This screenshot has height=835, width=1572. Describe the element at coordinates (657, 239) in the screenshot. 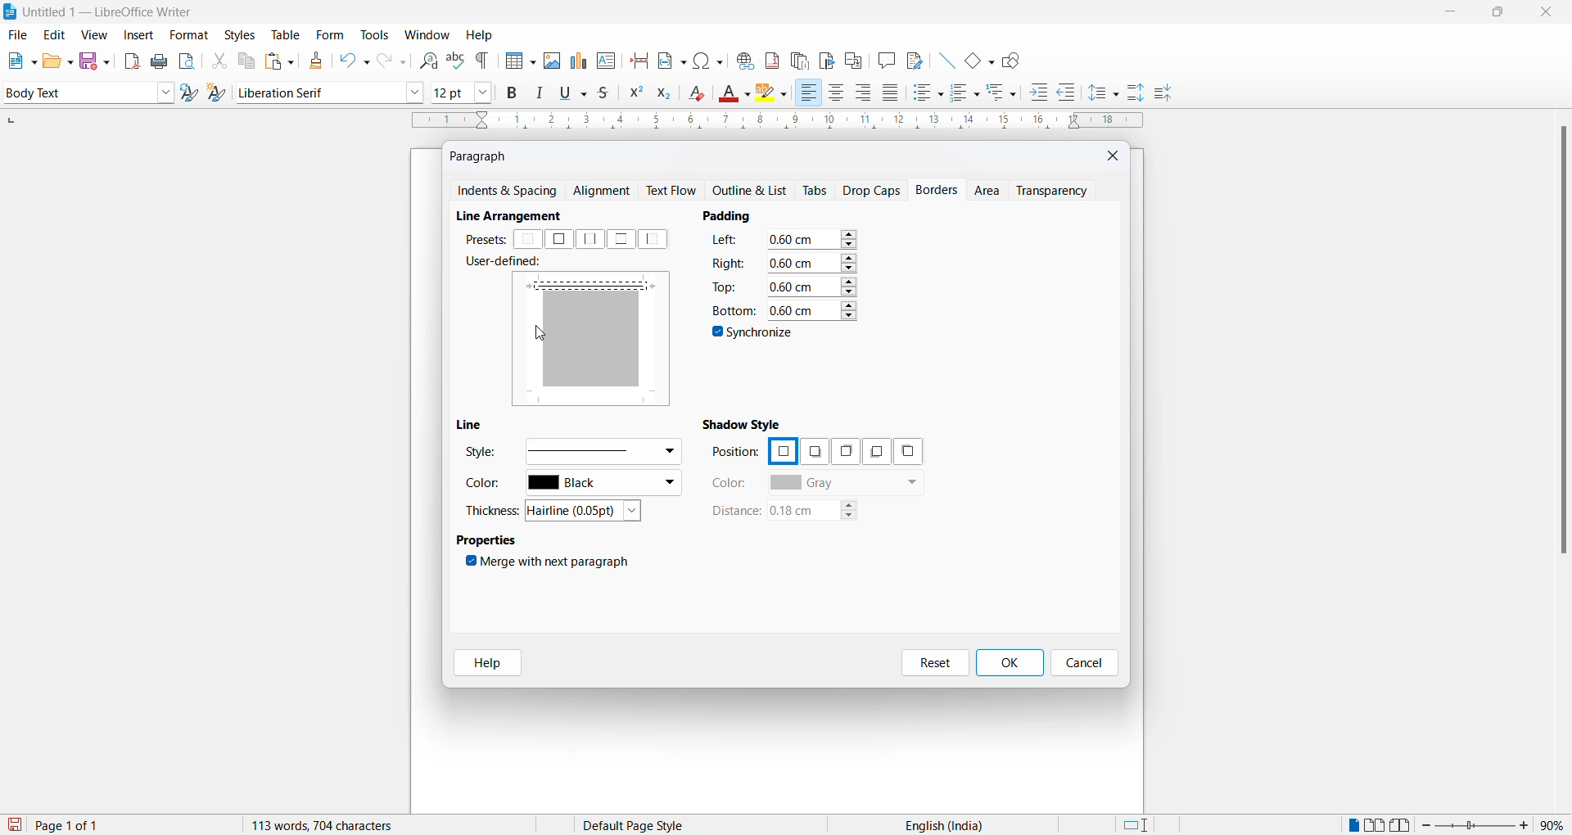

I see `left` at that location.